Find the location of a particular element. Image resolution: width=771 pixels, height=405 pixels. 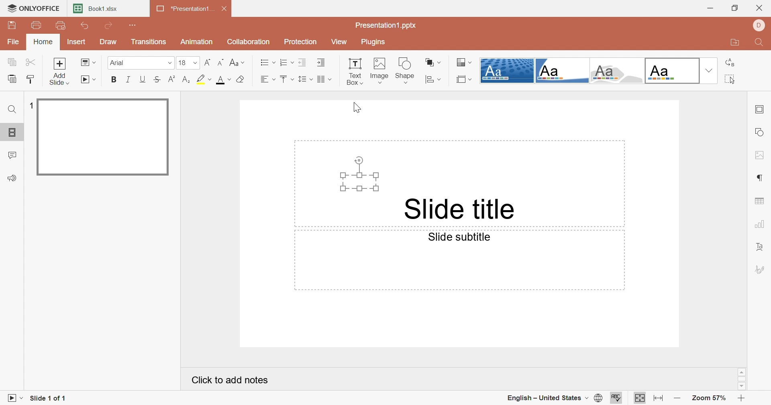

Presentation1... is located at coordinates (184, 8).